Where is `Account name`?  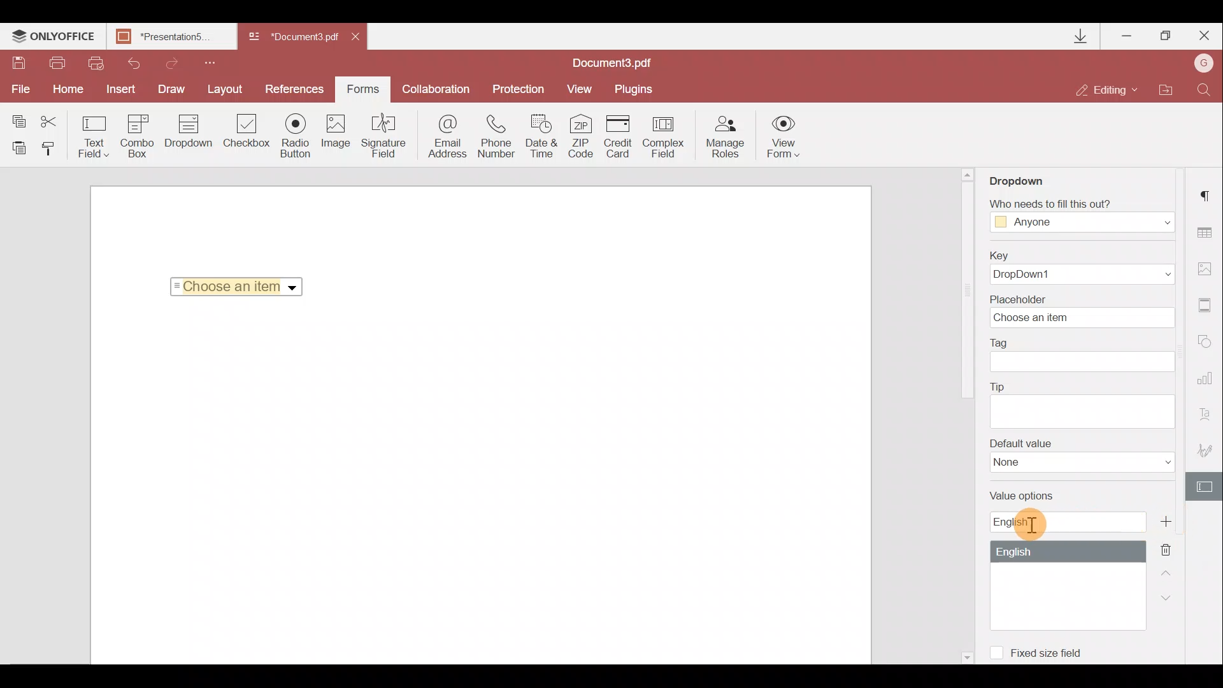
Account name is located at coordinates (1200, 64).